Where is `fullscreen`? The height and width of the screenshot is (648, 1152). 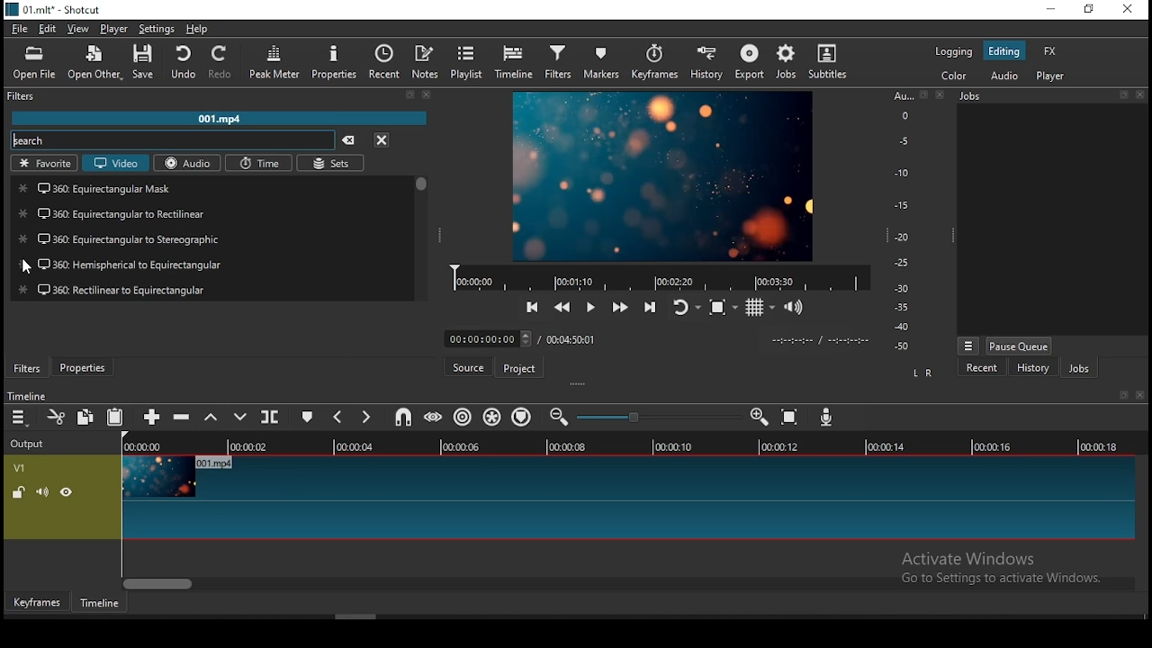 fullscreen is located at coordinates (924, 96).